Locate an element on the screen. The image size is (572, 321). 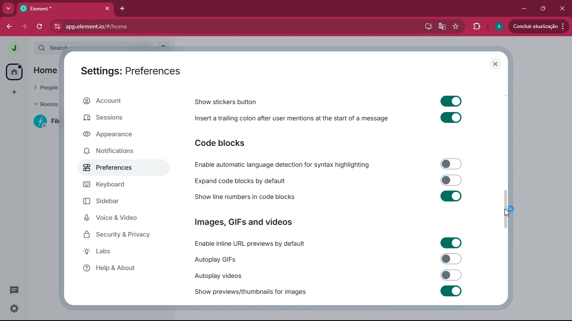
extensions is located at coordinates (476, 27).